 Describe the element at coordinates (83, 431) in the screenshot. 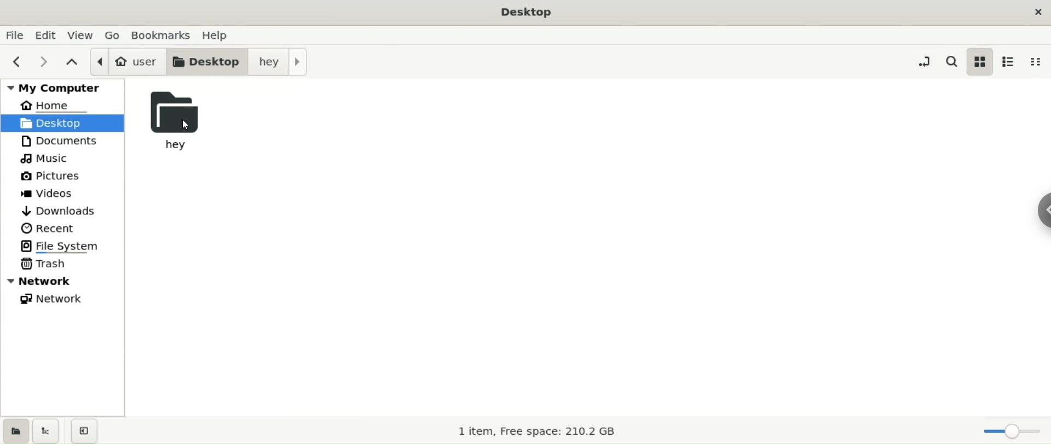

I see `close sidebars` at that location.